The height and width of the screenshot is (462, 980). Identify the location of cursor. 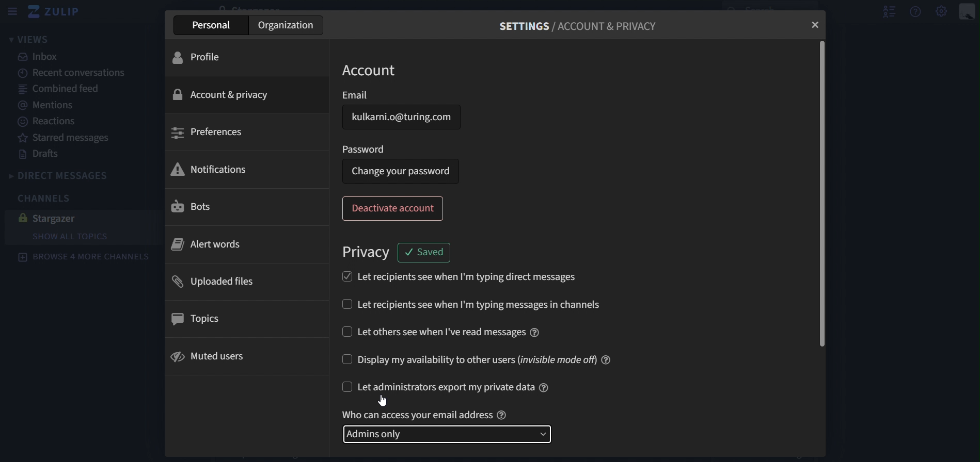
(384, 400).